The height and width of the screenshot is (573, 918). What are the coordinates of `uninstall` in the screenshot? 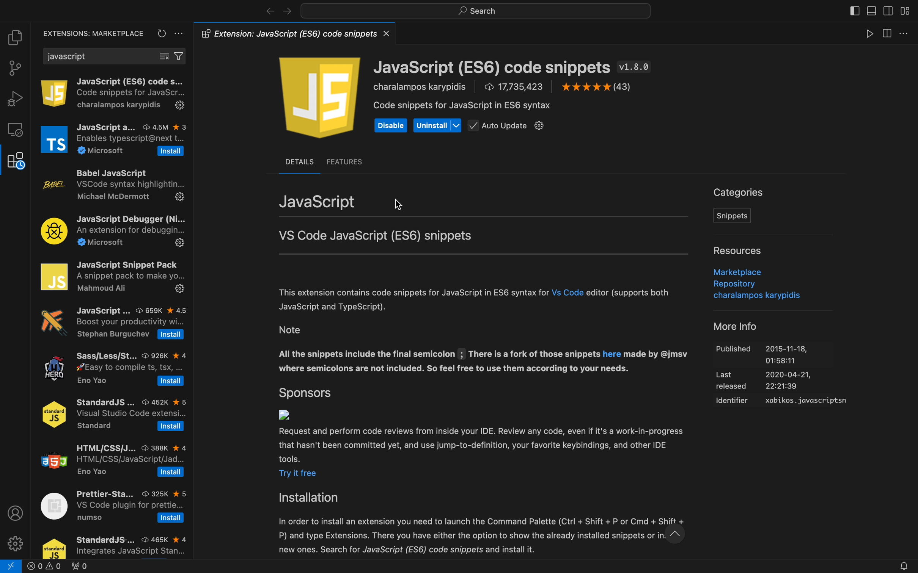 It's located at (437, 125).